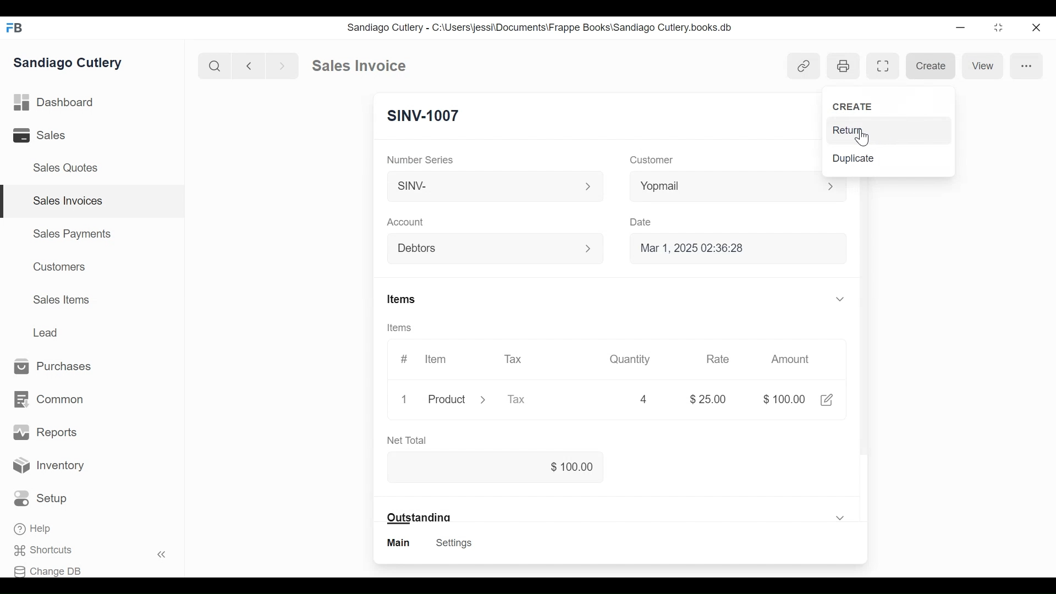  What do you see at coordinates (359, 66) in the screenshot?
I see `Sales invoice` at bounding box center [359, 66].